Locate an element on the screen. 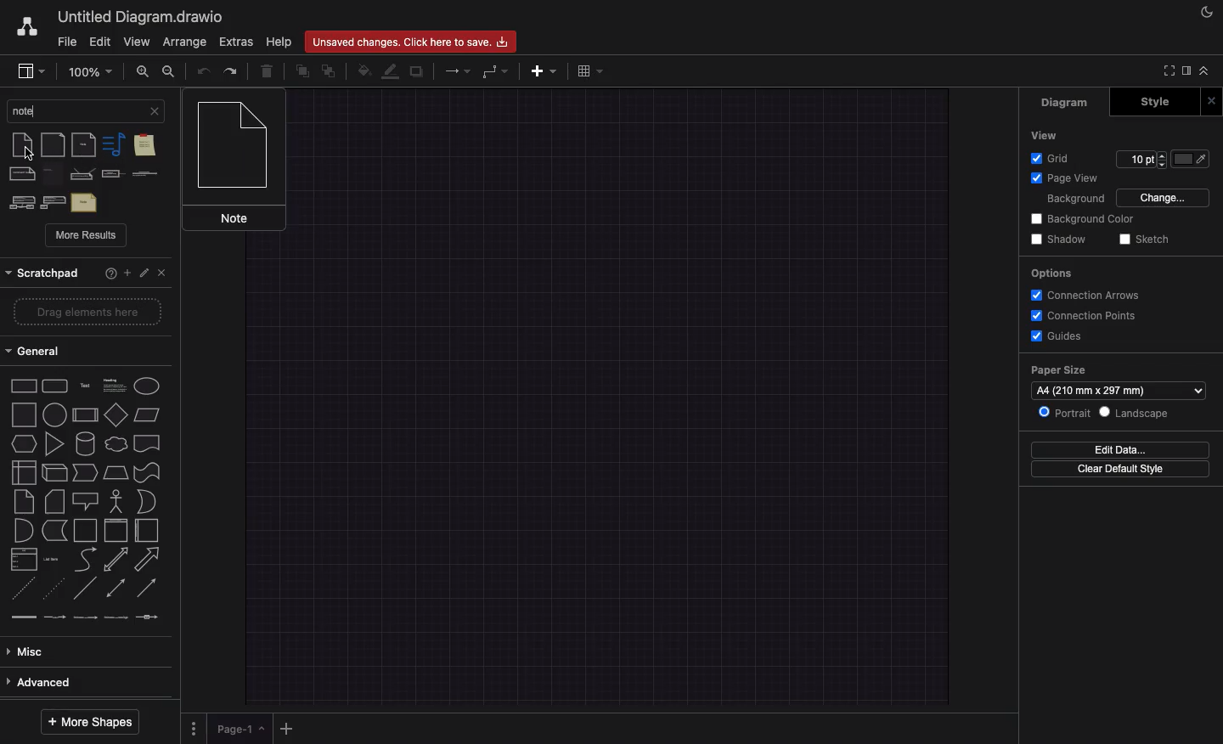  Edit is located at coordinates (102, 41).